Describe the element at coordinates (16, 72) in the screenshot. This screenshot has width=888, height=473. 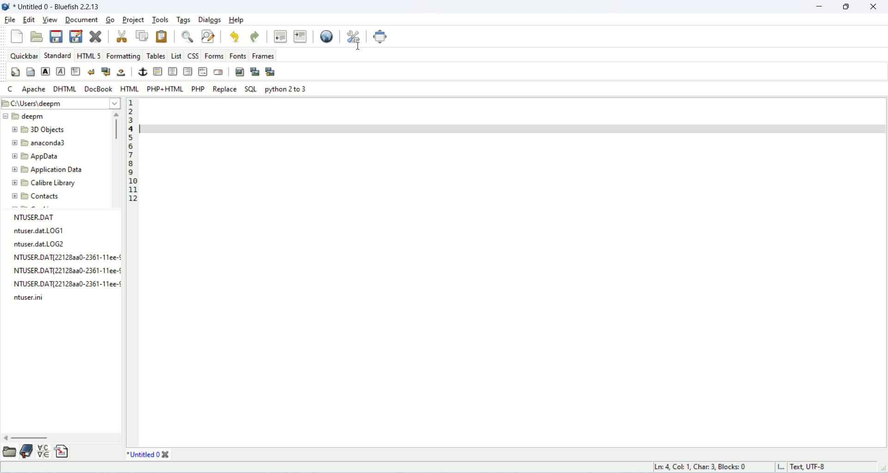
I see `quickstart` at that location.